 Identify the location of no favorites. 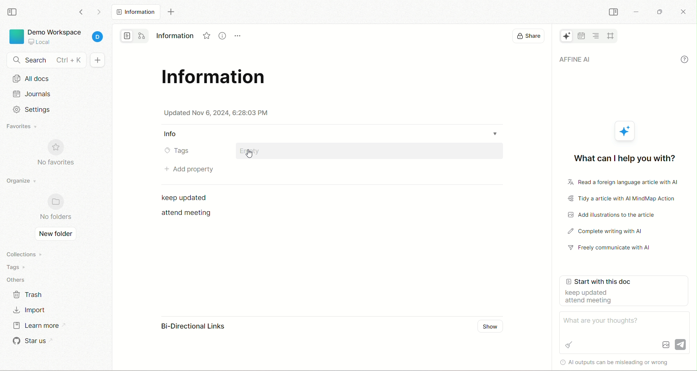
(57, 153).